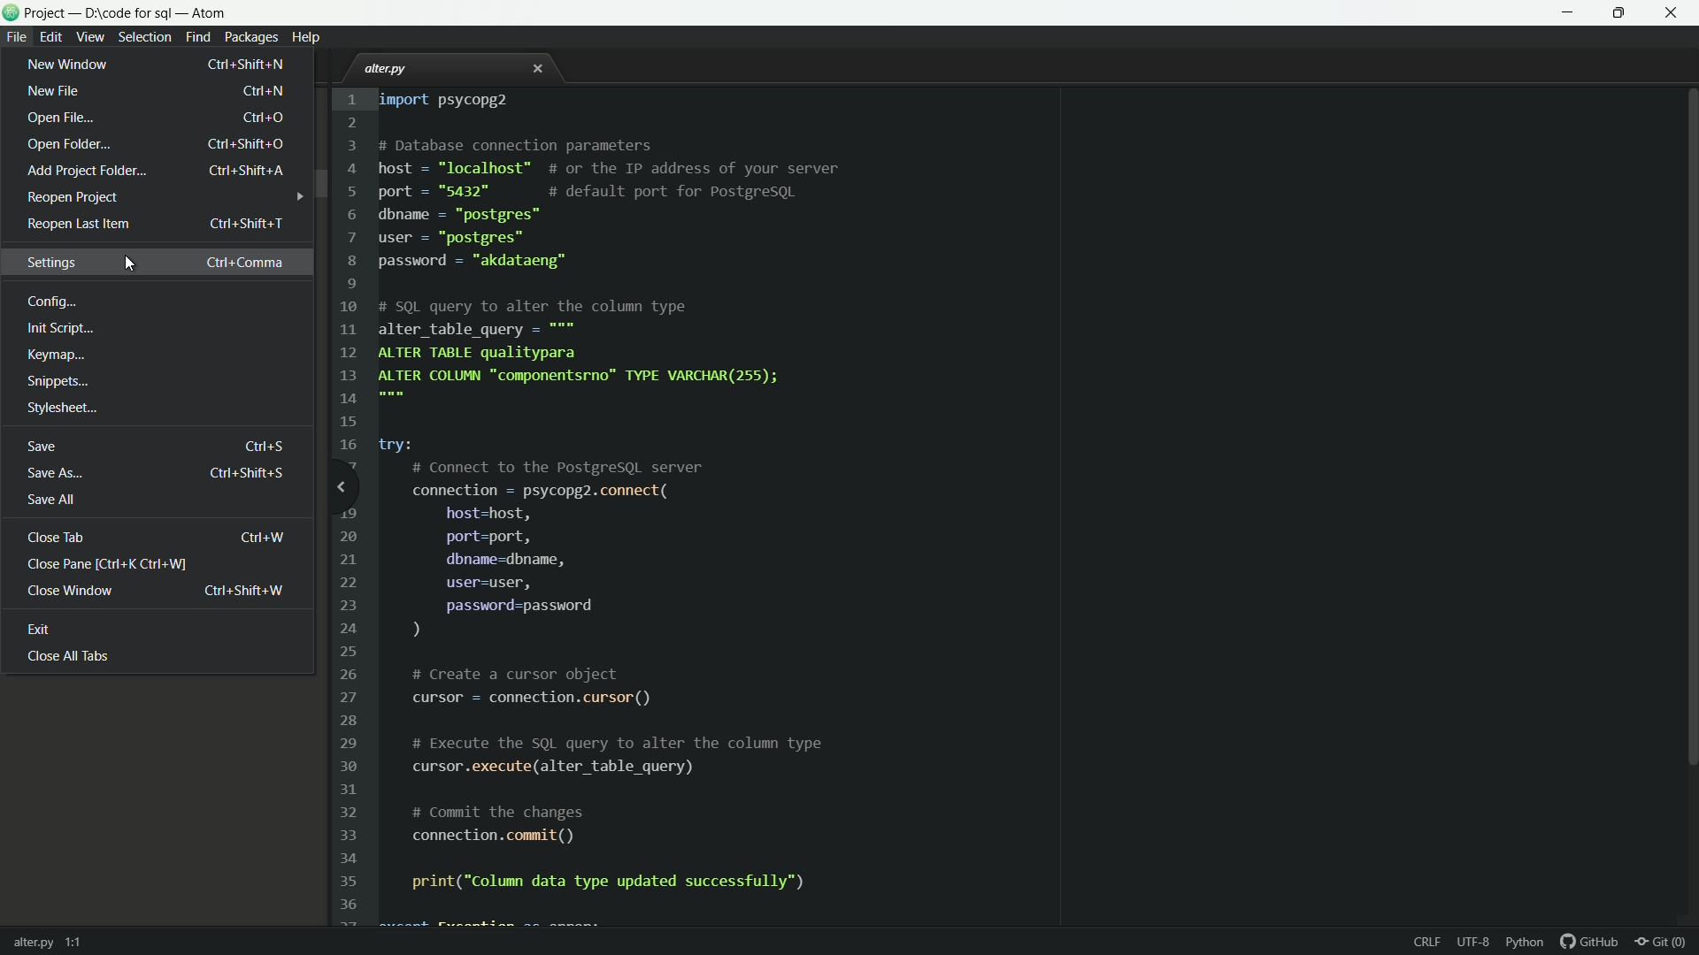 The height and width of the screenshot is (955, 1699). What do you see at coordinates (156, 474) in the screenshot?
I see `save as` at bounding box center [156, 474].